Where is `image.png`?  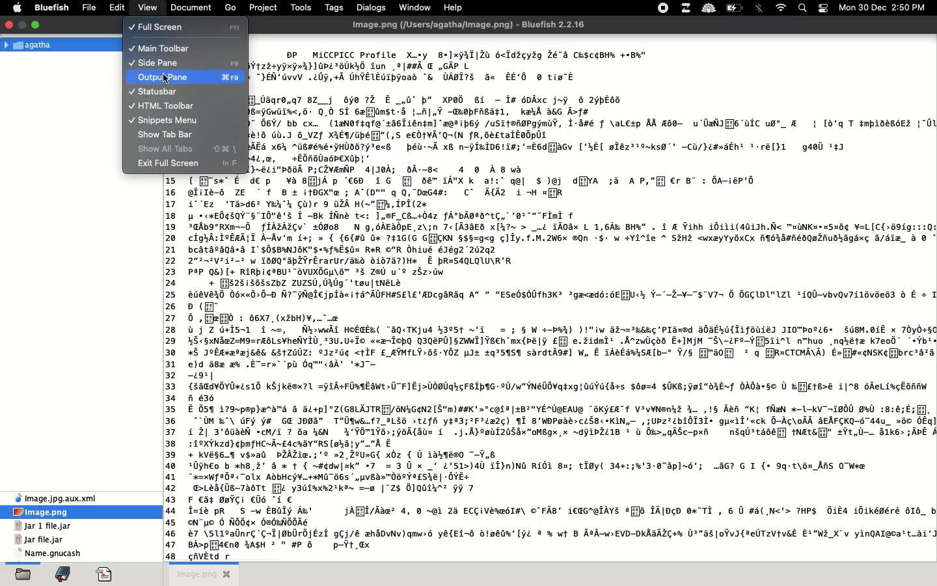
image.png is located at coordinates (42, 512).